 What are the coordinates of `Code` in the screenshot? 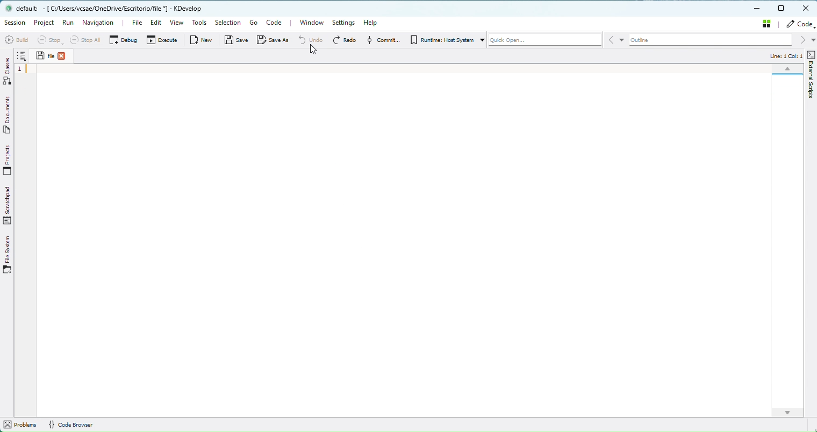 It's located at (800, 24).